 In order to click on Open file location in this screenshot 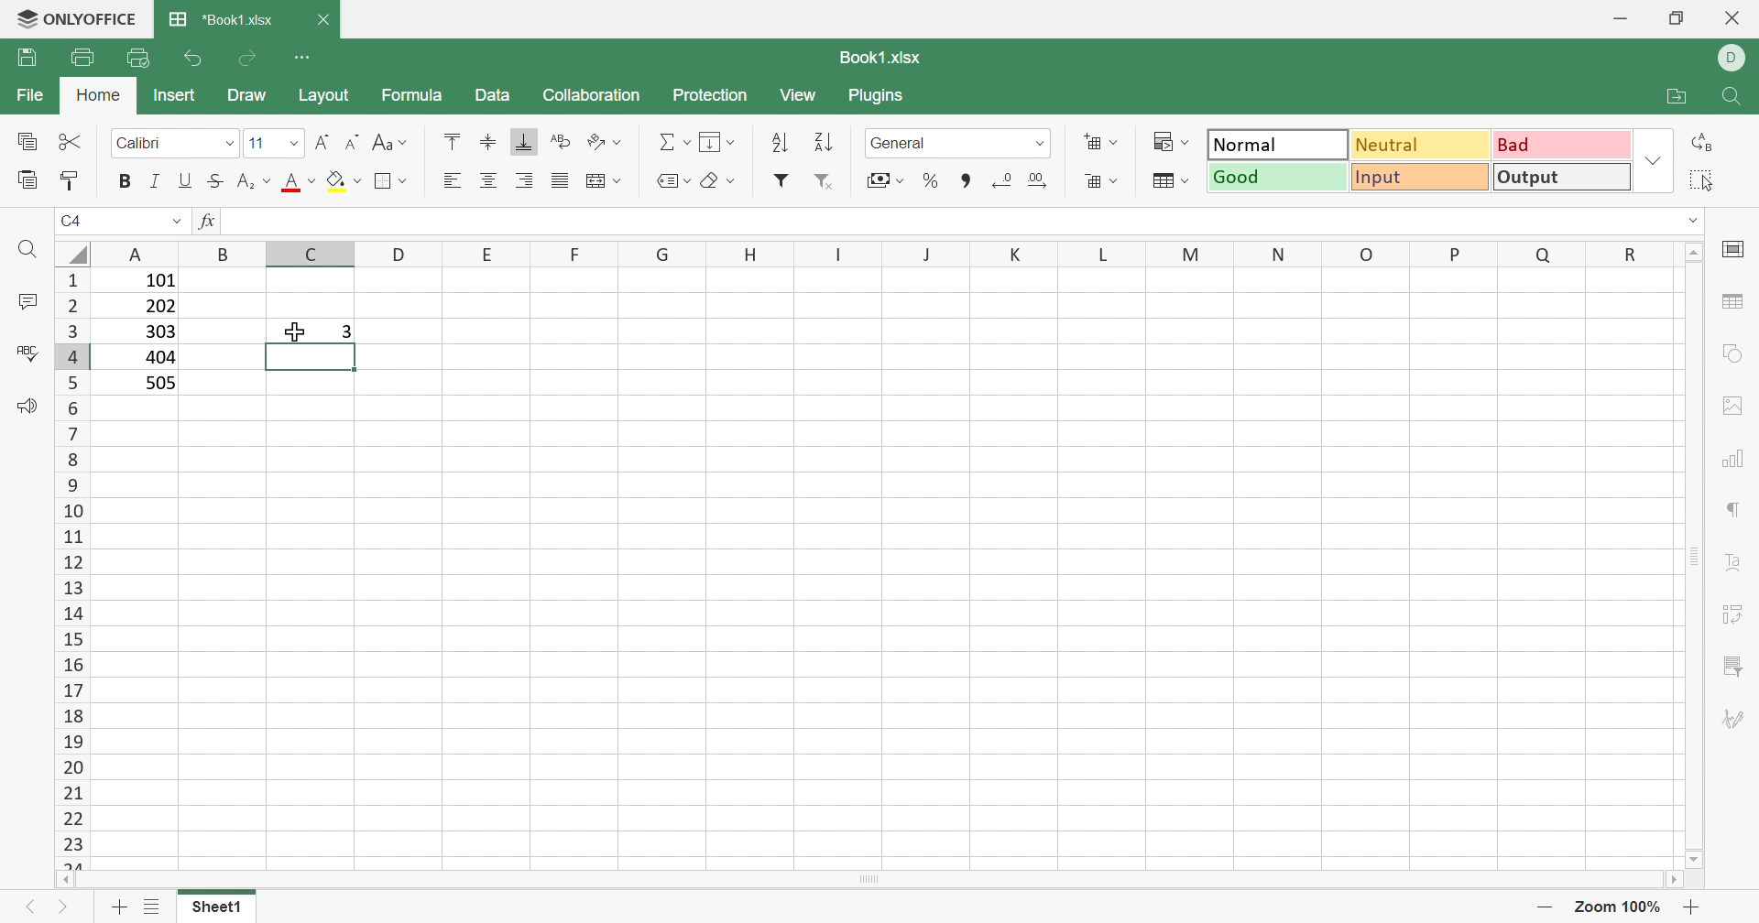, I will do `click(1667, 95)`.